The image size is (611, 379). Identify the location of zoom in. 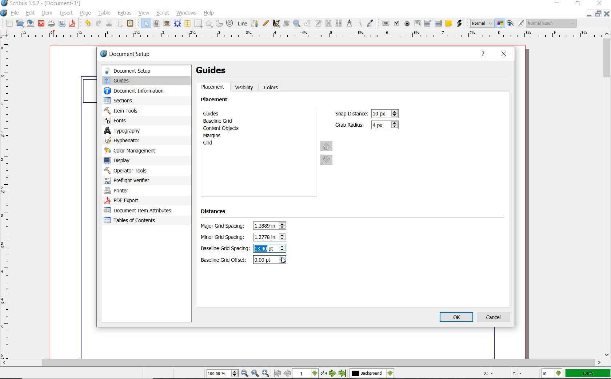
(265, 374).